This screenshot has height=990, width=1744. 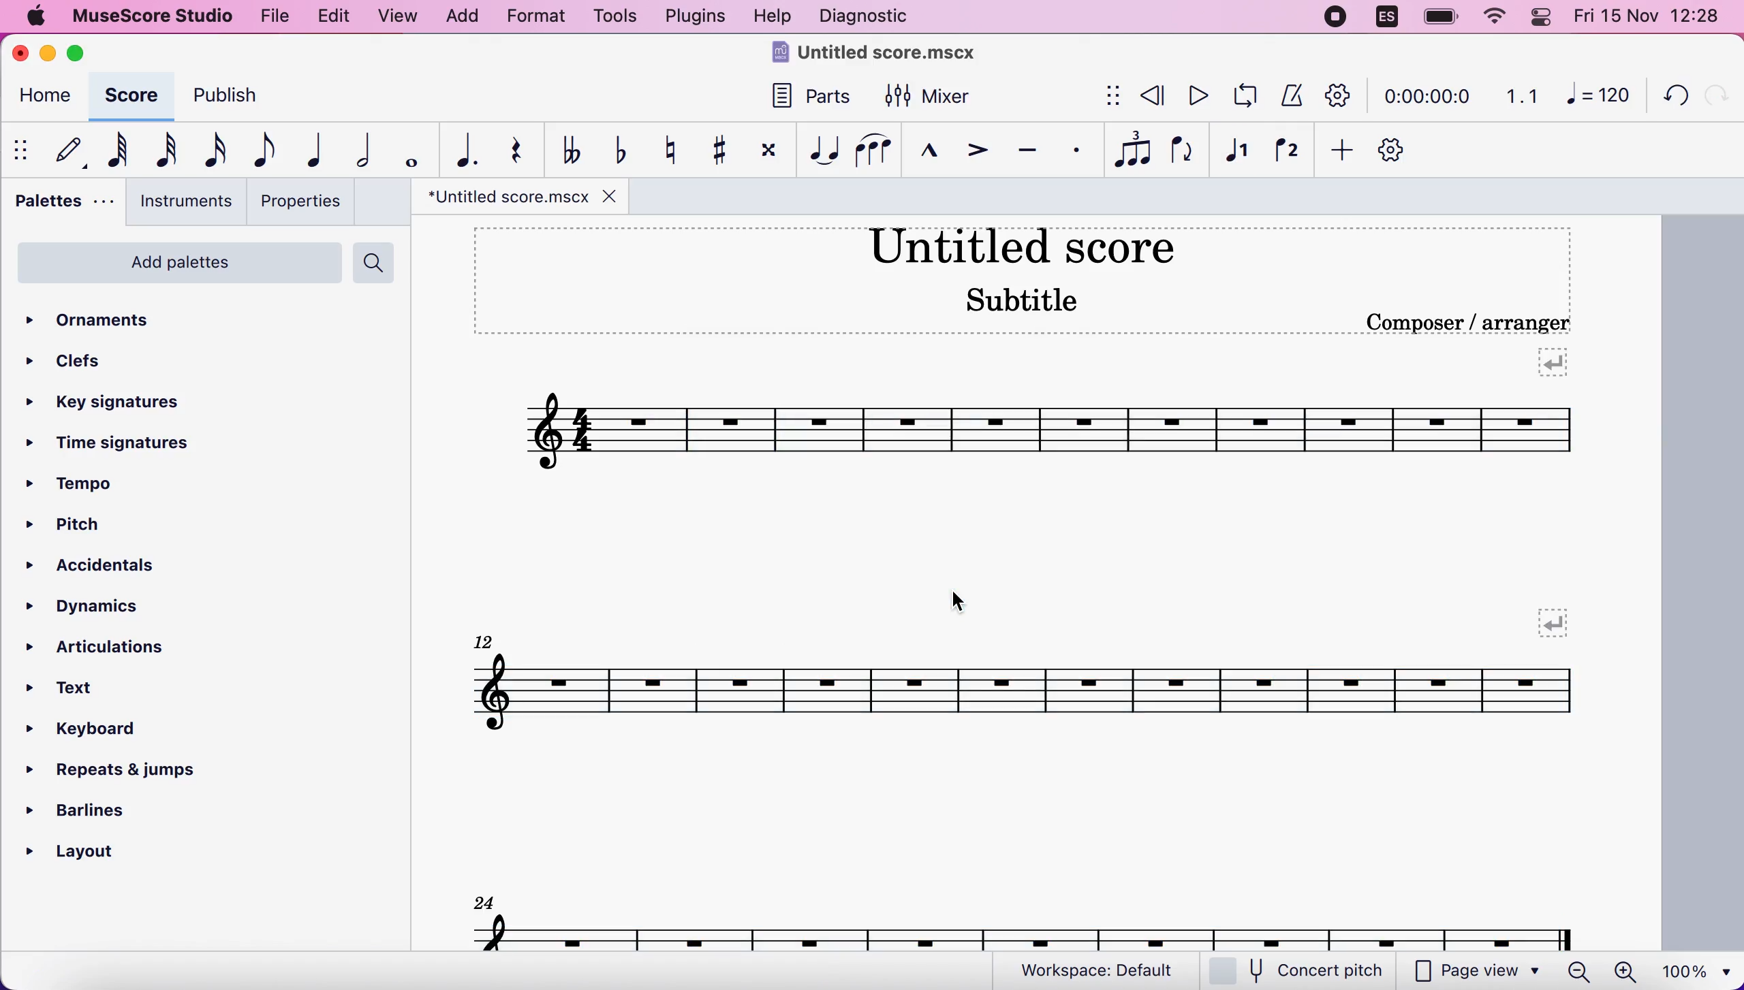 I want to click on title, so click(x=879, y=55).